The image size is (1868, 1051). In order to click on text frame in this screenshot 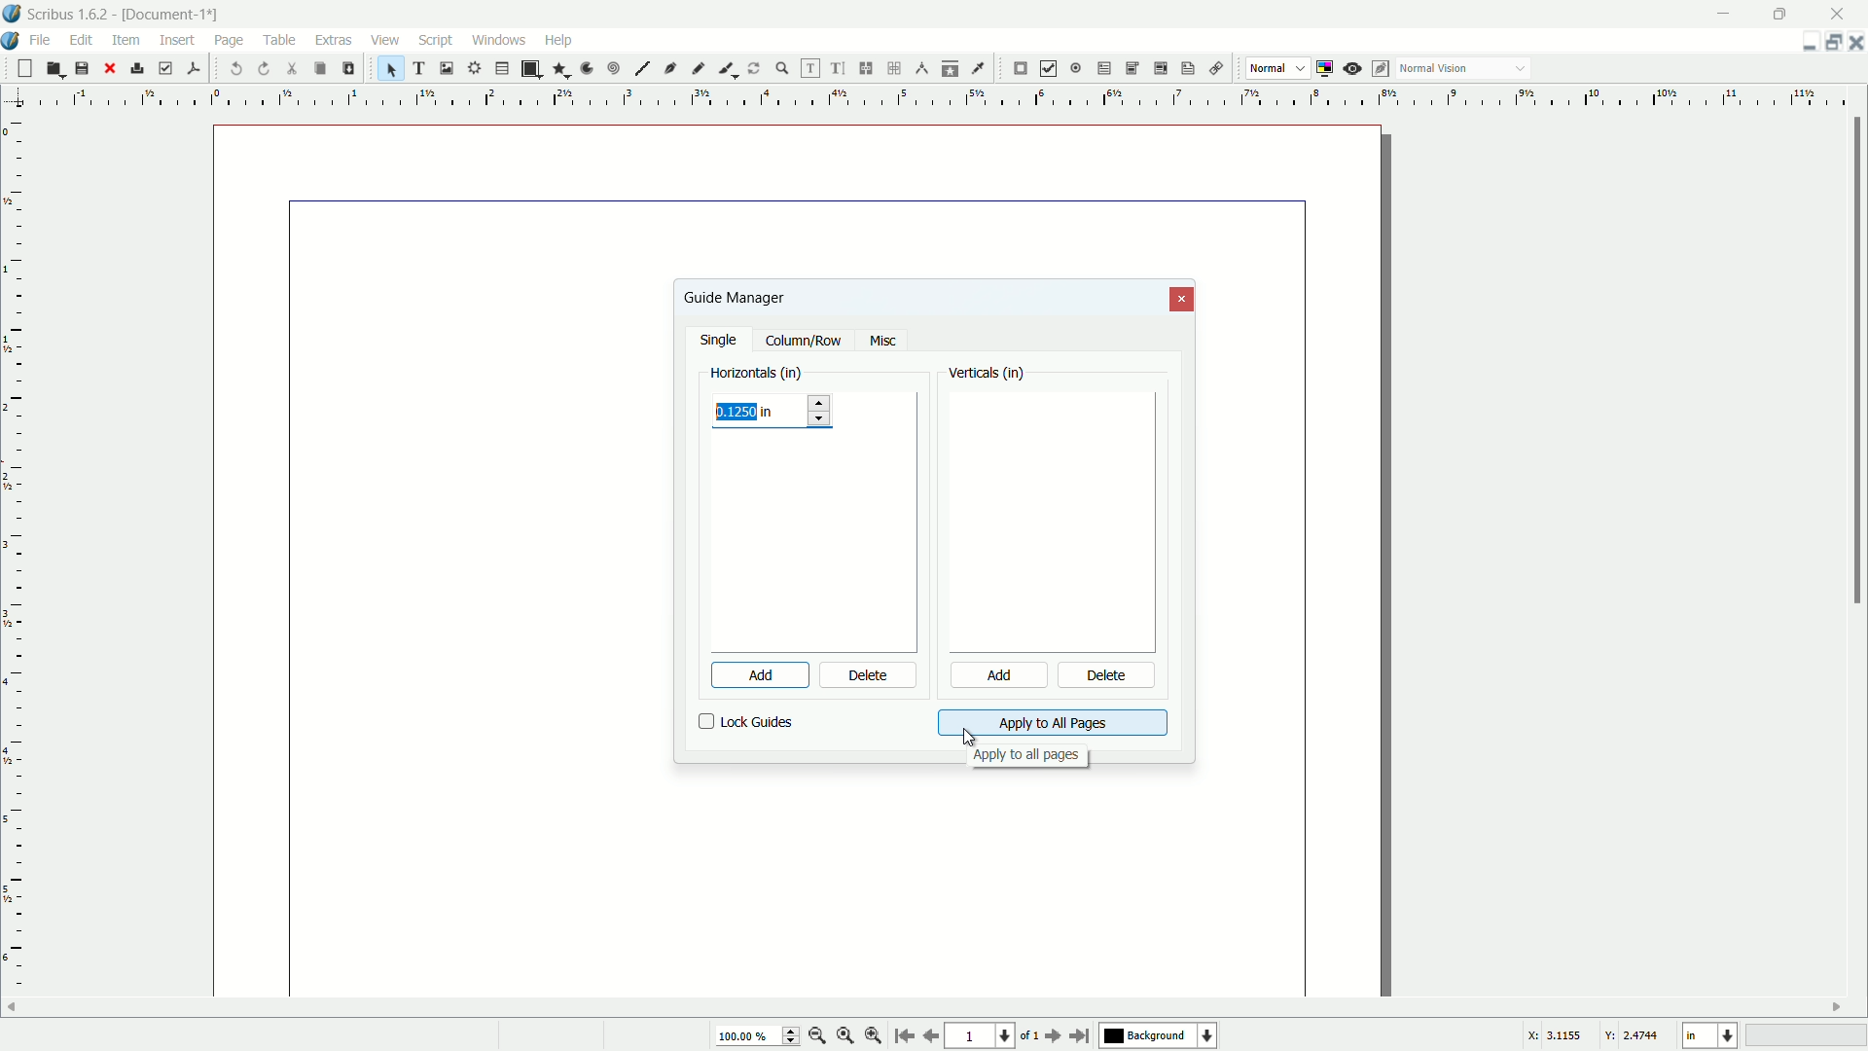, I will do `click(420, 68)`.